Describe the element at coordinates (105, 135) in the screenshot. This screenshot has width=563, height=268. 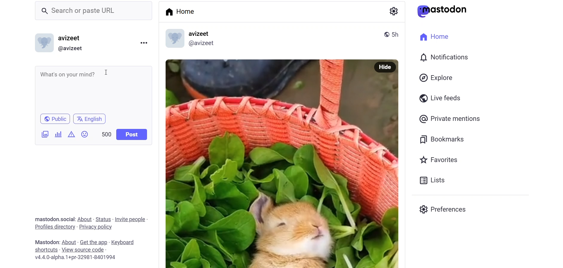
I see `word limit` at that location.